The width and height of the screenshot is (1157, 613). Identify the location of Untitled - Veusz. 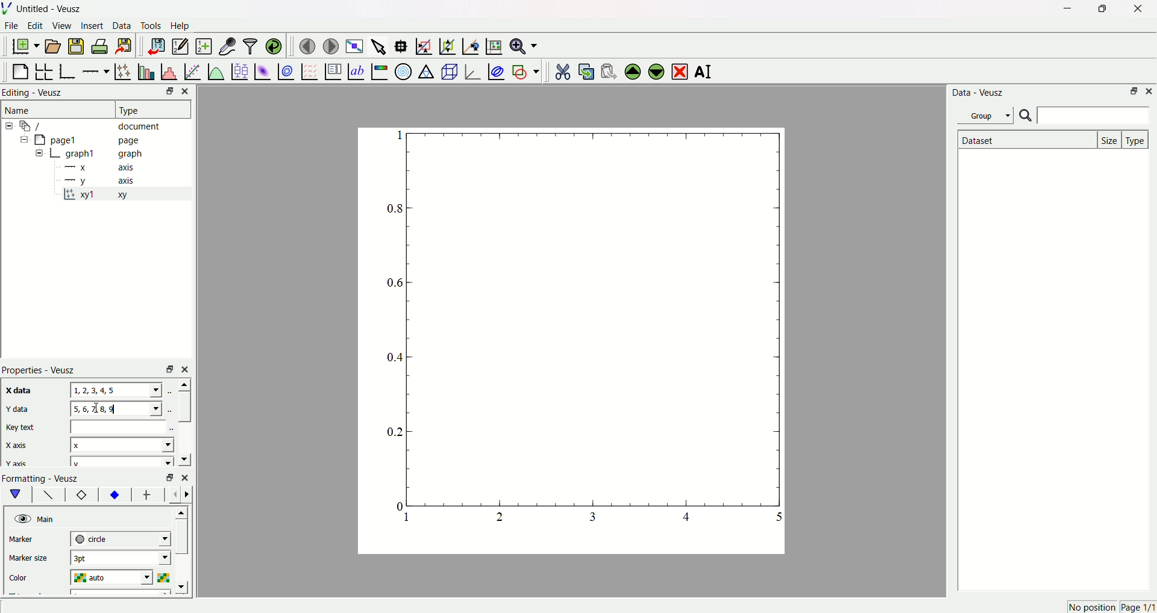
(51, 10).